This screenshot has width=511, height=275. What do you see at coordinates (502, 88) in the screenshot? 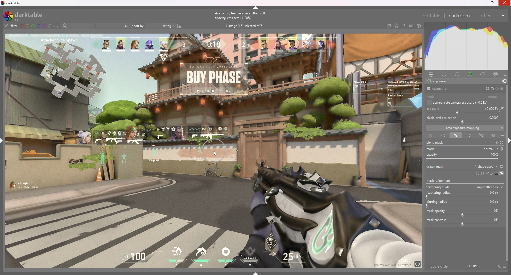
I see `presets` at bounding box center [502, 88].